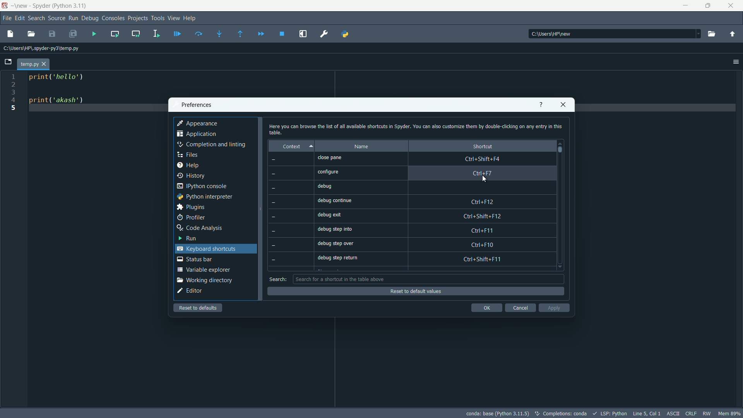 This screenshot has width=743, height=418. I want to click on debug menu, so click(91, 19).